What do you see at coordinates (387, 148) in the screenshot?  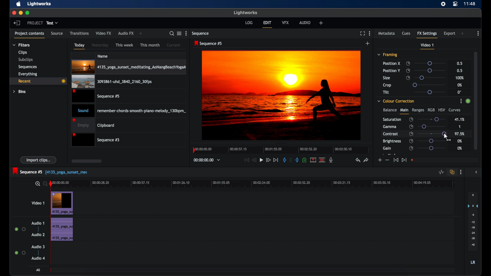 I see `gain` at bounding box center [387, 148].